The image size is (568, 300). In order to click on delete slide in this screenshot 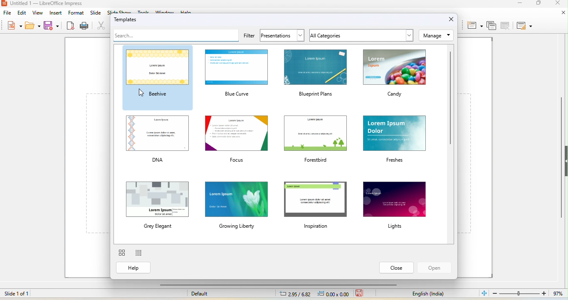, I will do `click(505, 25)`.